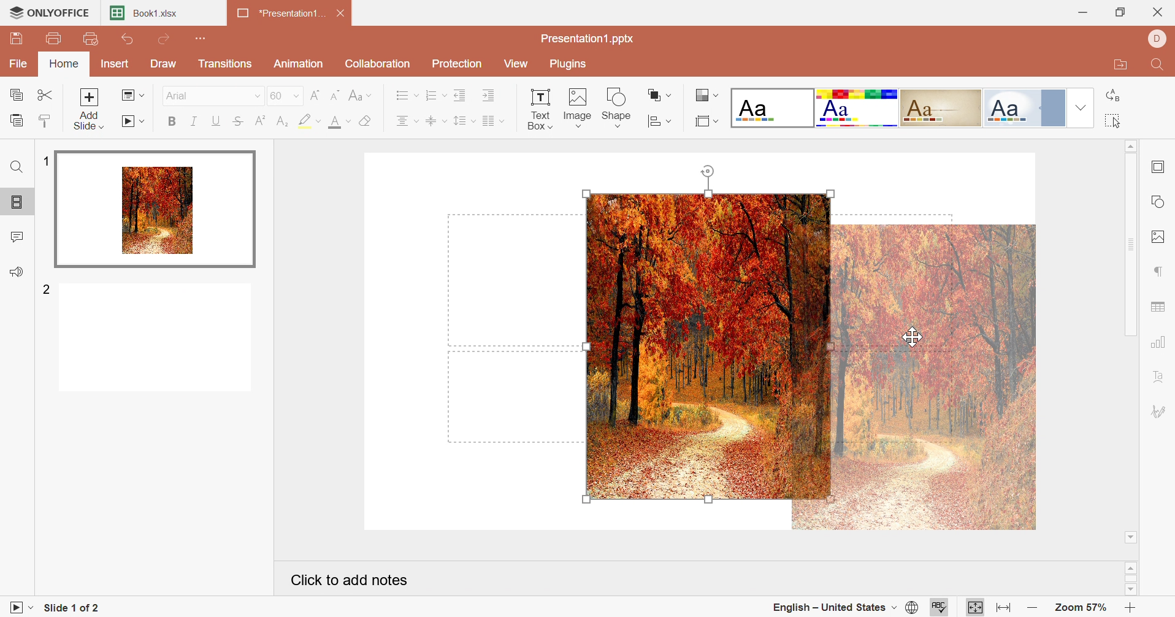 The height and width of the screenshot is (617, 1175). Describe the element at coordinates (378, 66) in the screenshot. I see `Collaboration` at that location.